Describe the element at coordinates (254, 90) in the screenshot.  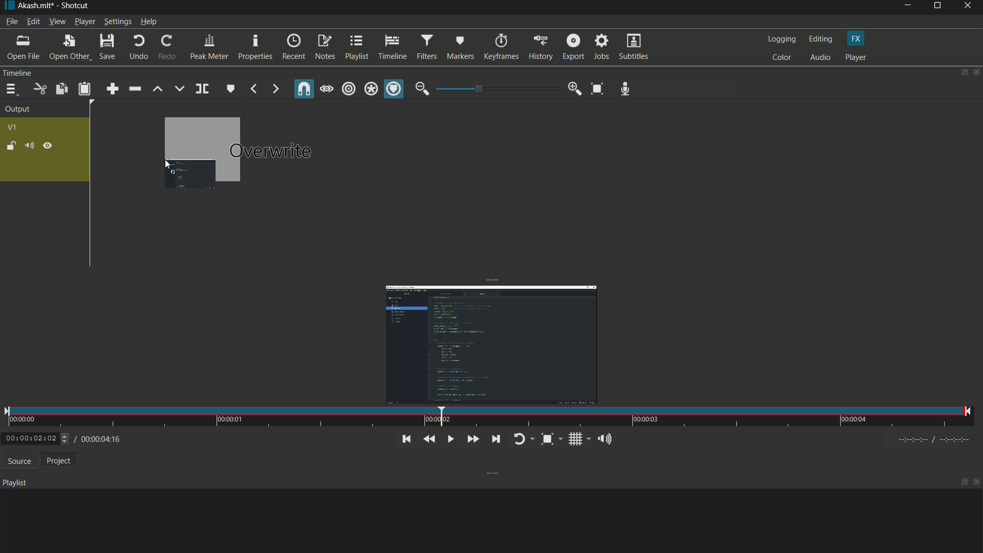
I see `previous marker` at that location.